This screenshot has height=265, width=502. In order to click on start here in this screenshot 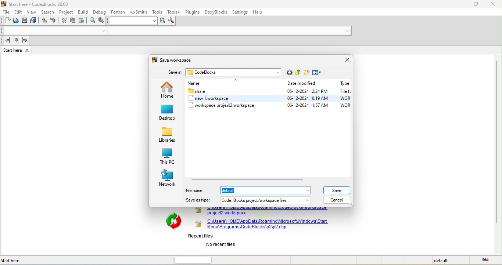, I will do `click(17, 50)`.